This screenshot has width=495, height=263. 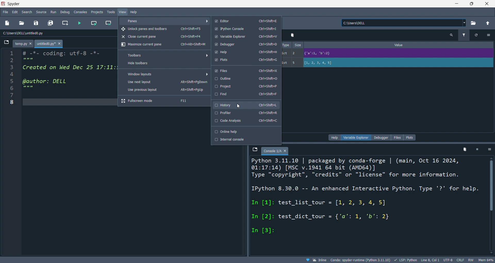 I want to click on internal console, so click(x=246, y=139).